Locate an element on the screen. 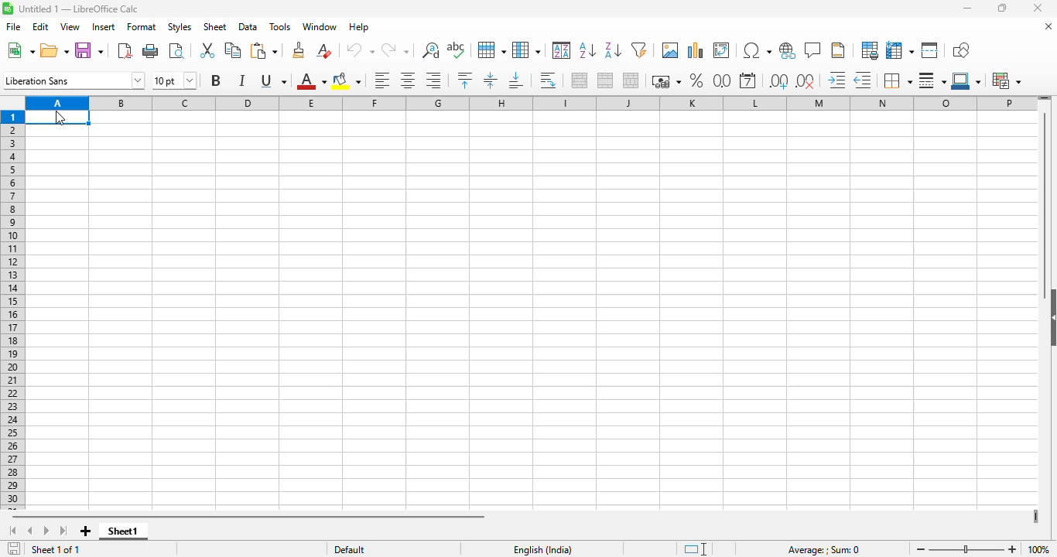  font size is located at coordinates (173, 80).